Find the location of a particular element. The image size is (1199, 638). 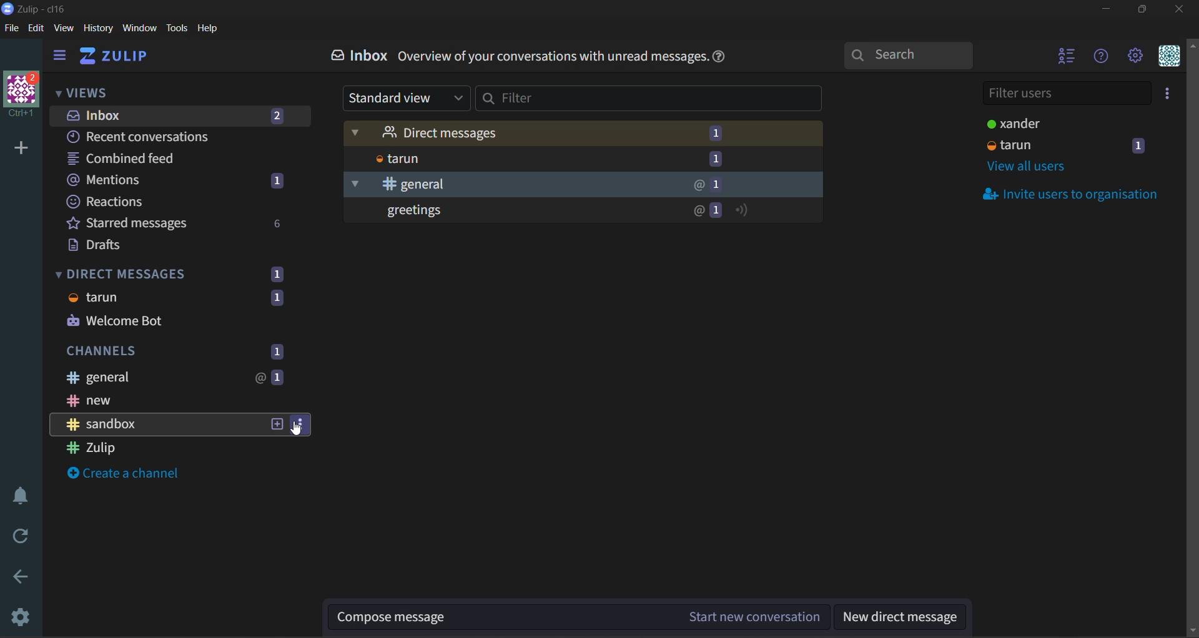

add is located at coordinates (278, 424).